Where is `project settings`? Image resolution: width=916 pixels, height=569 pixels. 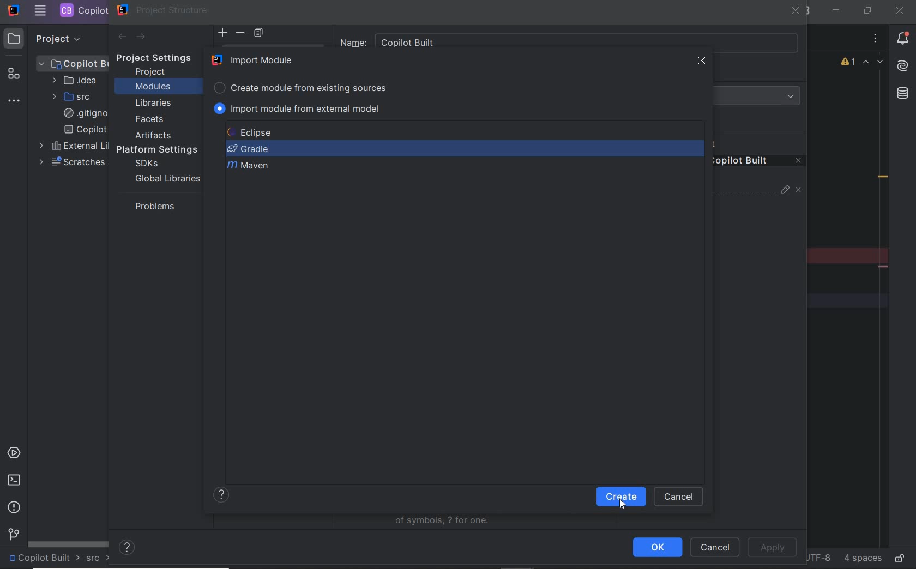 project settings is located at coordinates (161, 58).